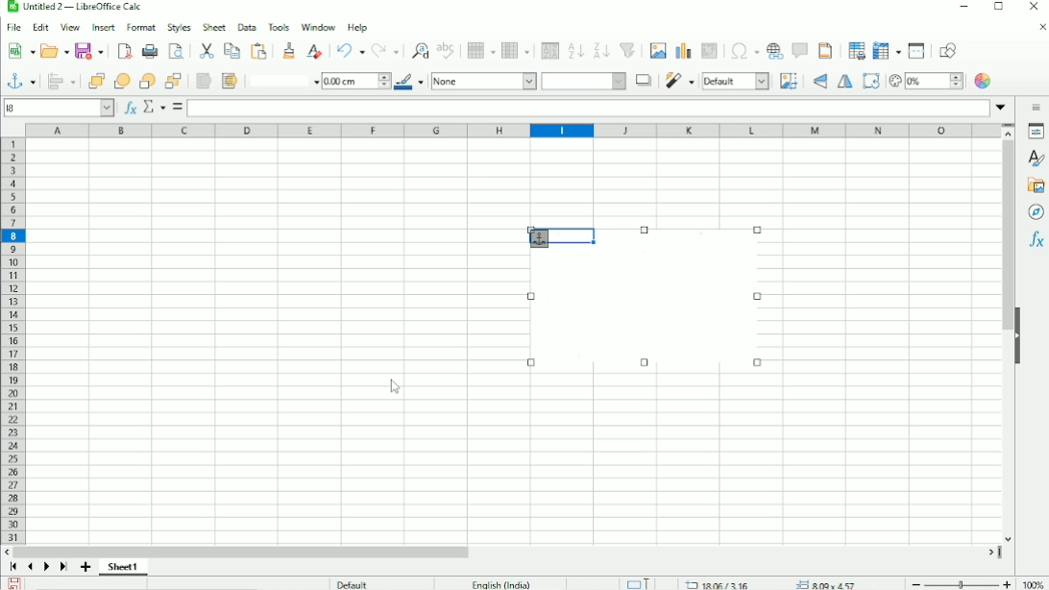 The width and height of the screenshot is (1049, 590). I want to click on Insert or edit pivot table, so click(709, 51).